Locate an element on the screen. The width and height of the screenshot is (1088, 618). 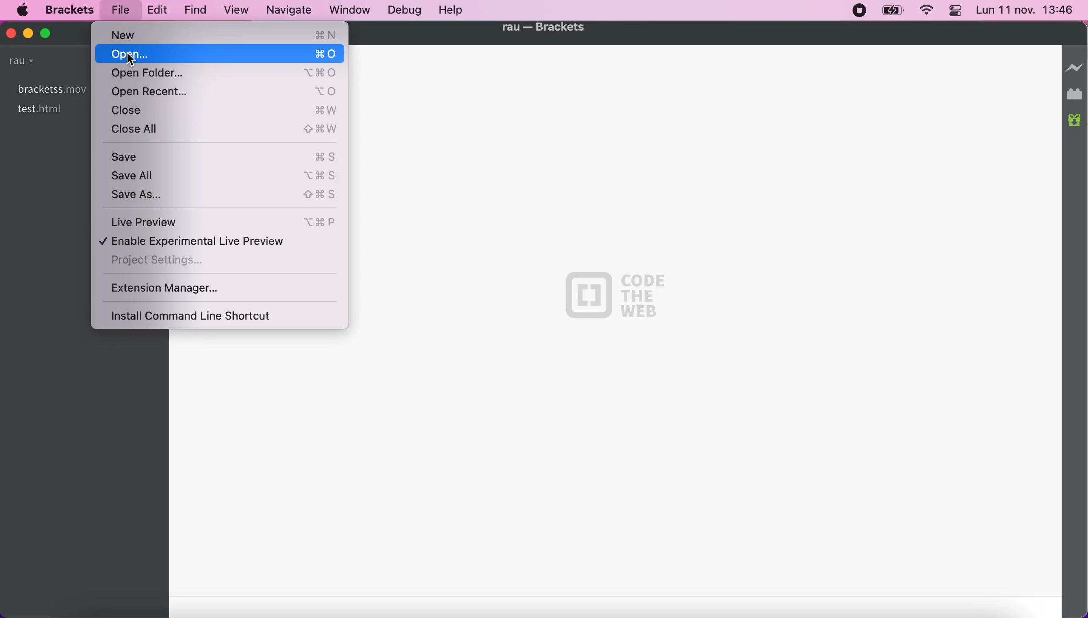
recording stopped is located at coordinates (858, 11).